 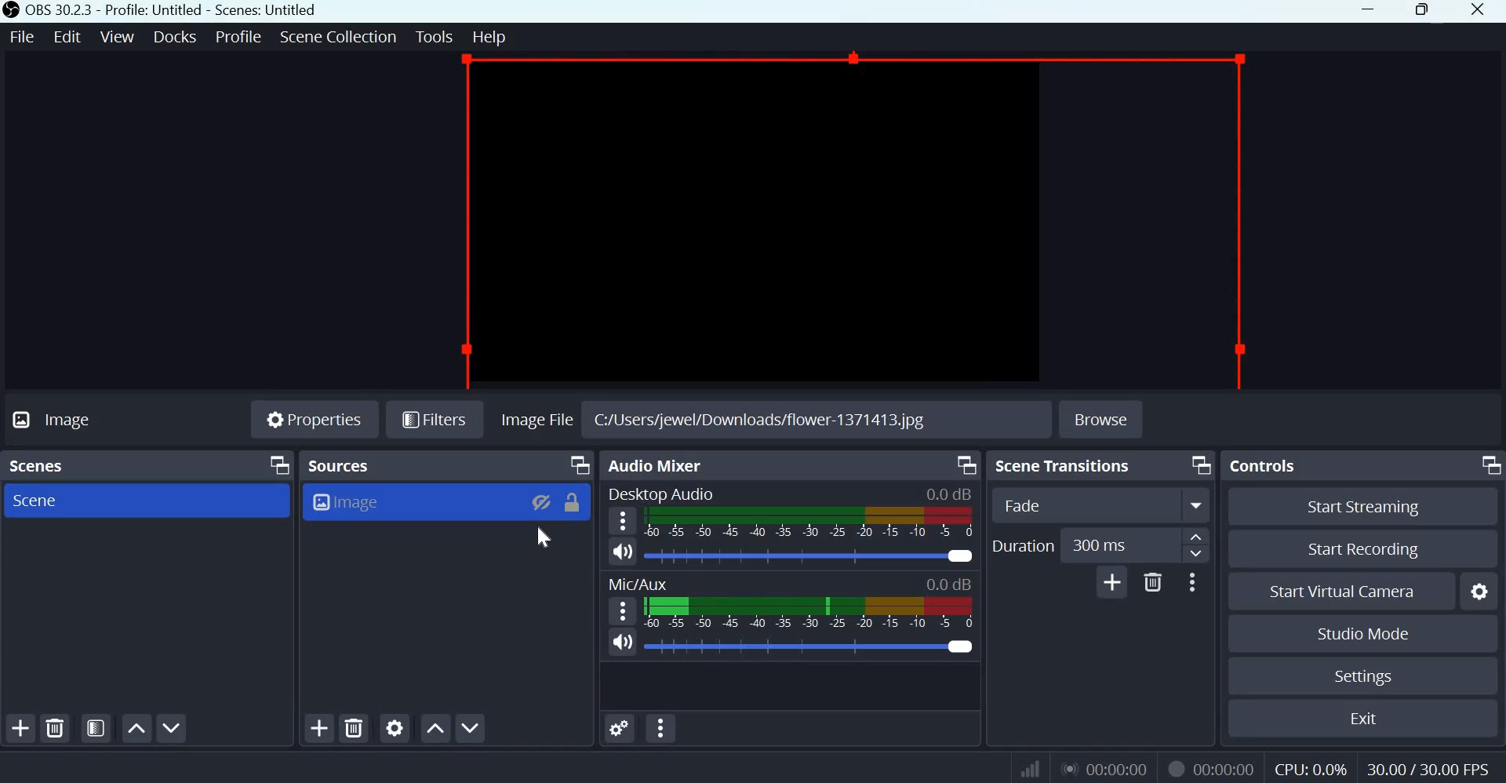 What do you see at coordinates (1479, 591) in the screenshot?
I see `configure virtual camera` at bounding box center [1479, 591].